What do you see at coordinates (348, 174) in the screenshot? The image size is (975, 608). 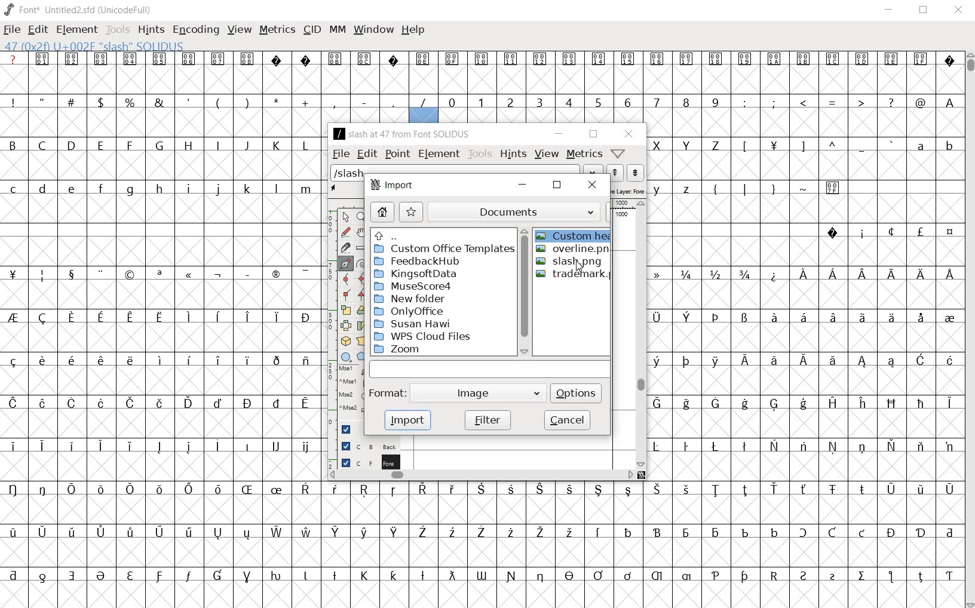 I see `slash` at bounding box center [348, 174].